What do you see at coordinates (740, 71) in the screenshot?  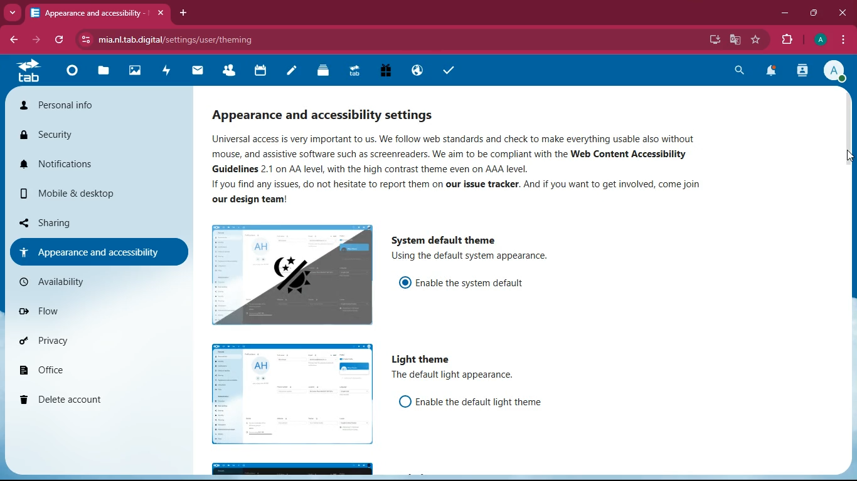 I see `search` at bounding box center [740, 71].